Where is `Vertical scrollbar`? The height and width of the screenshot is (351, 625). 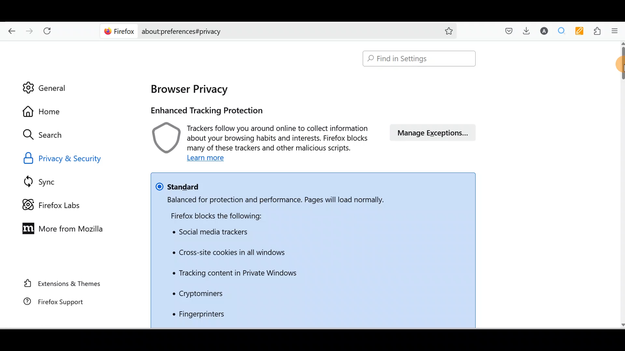 Vertical scrollbar is located at coordinates (621, 64).